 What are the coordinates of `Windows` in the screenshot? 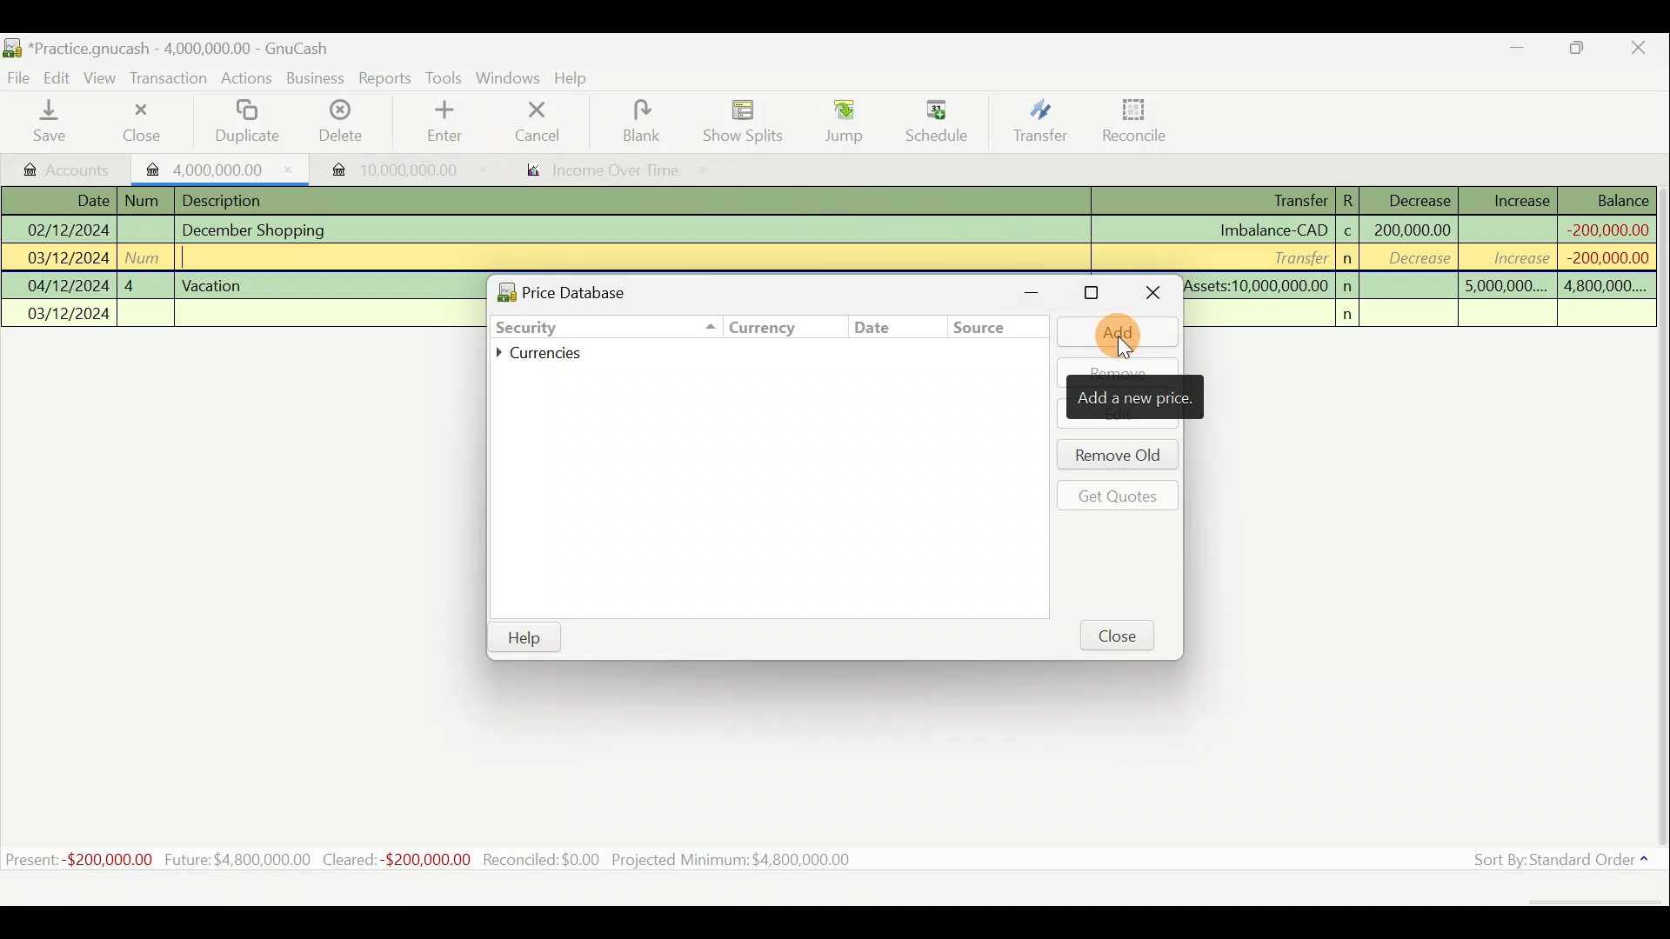 It's located at (508, 78).